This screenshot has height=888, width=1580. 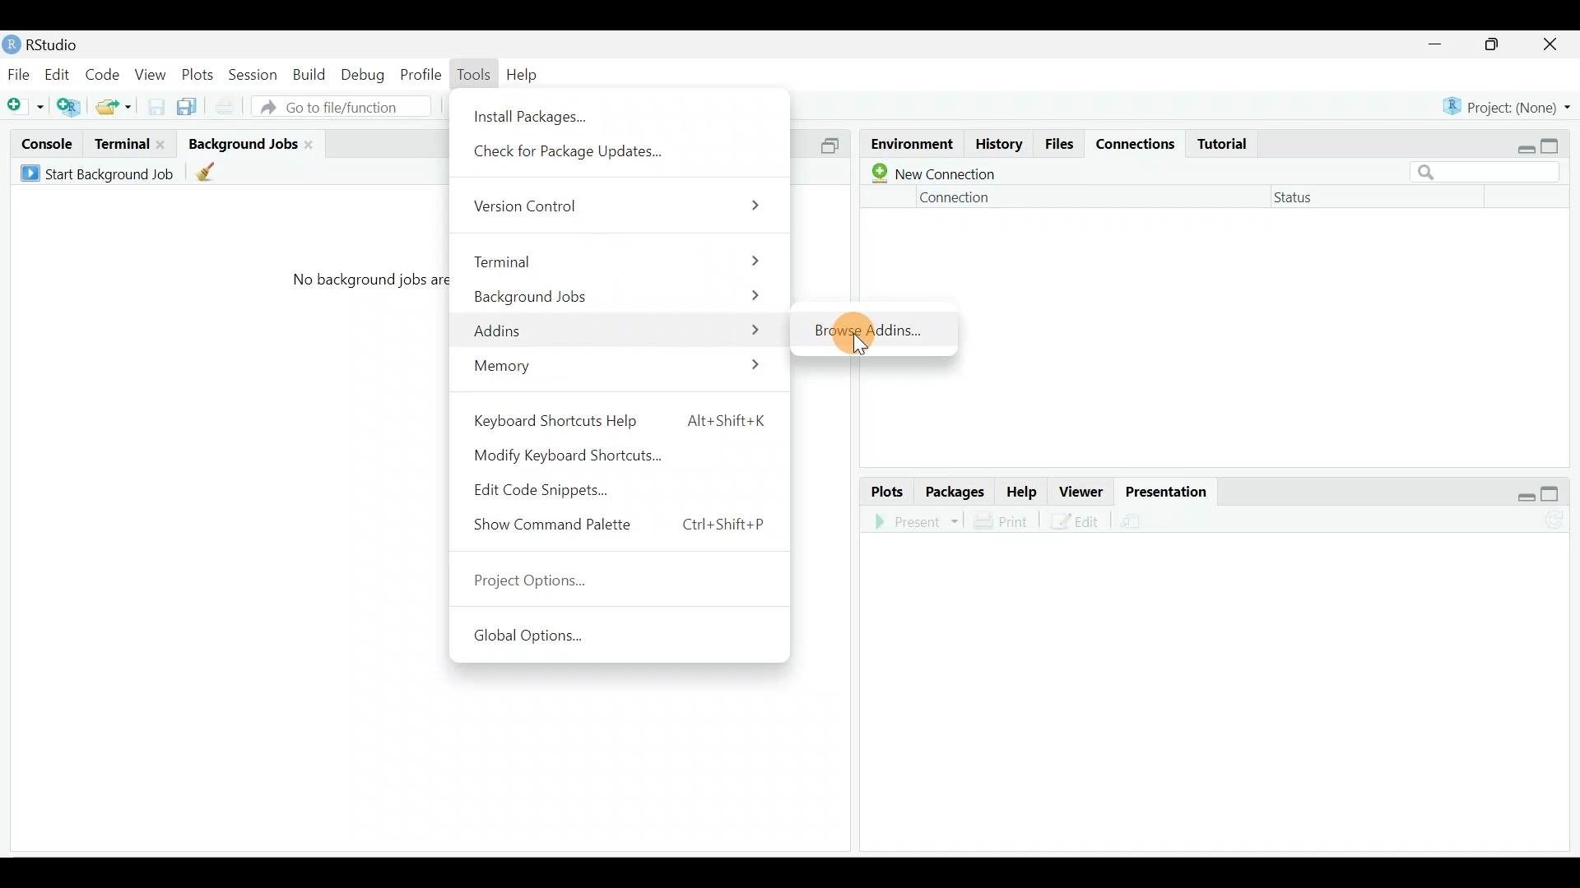 I want to click on Packages, so click(x=956, y=492).